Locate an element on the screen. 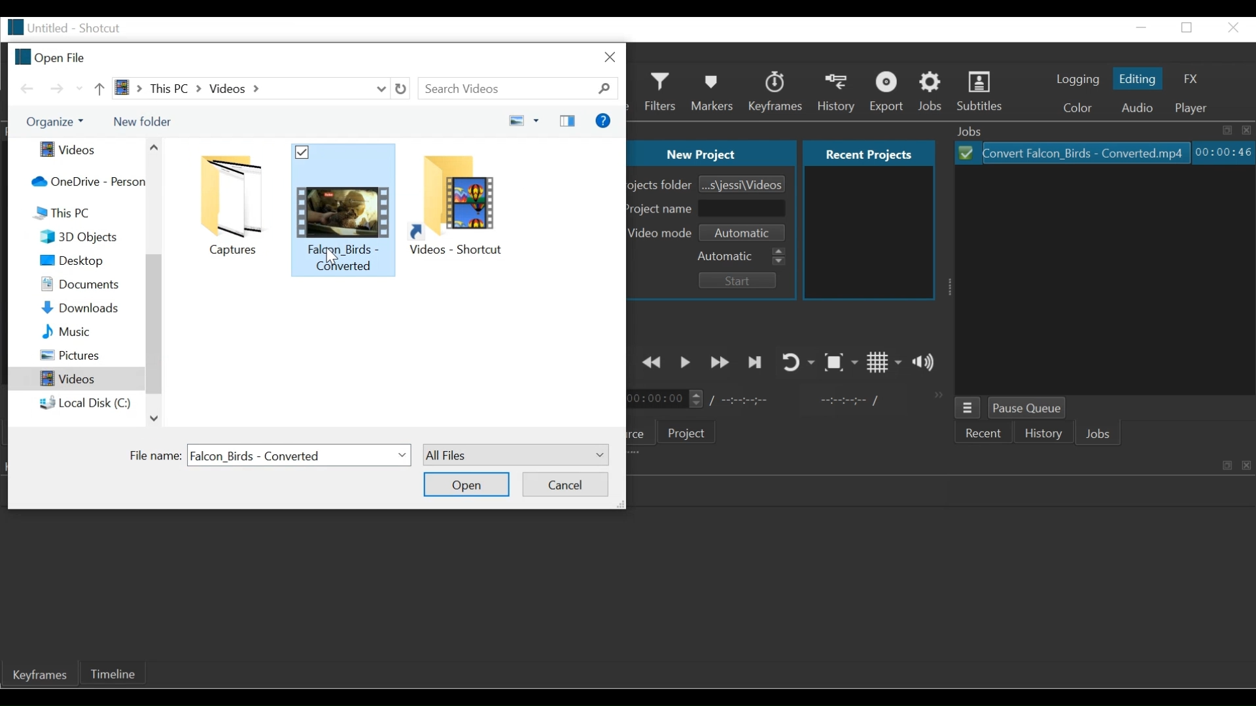 The image size is (1256, 706). Organize is located at coordinates (57, 122).